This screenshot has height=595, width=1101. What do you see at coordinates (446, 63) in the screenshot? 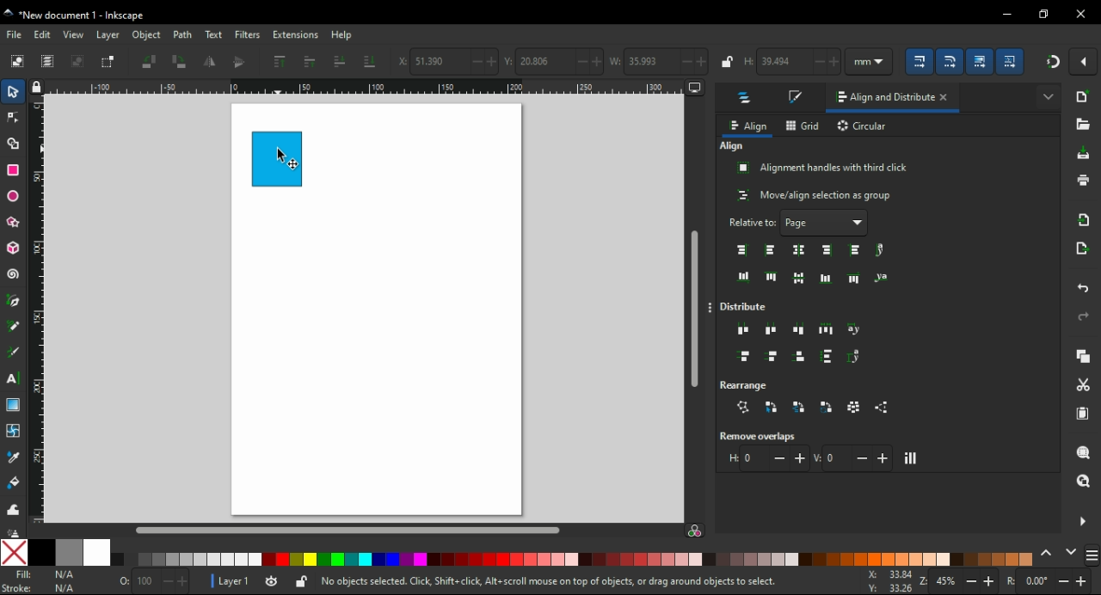
I see `horizontal coordinate of selection` at bounding box center [446, 63].